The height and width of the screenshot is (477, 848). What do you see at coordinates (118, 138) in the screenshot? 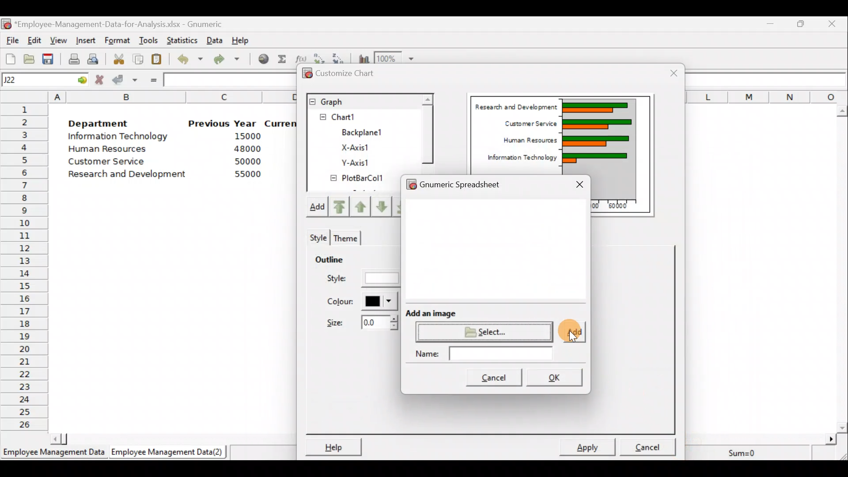
I see `Information Technology` at bounding box center [118, 138].